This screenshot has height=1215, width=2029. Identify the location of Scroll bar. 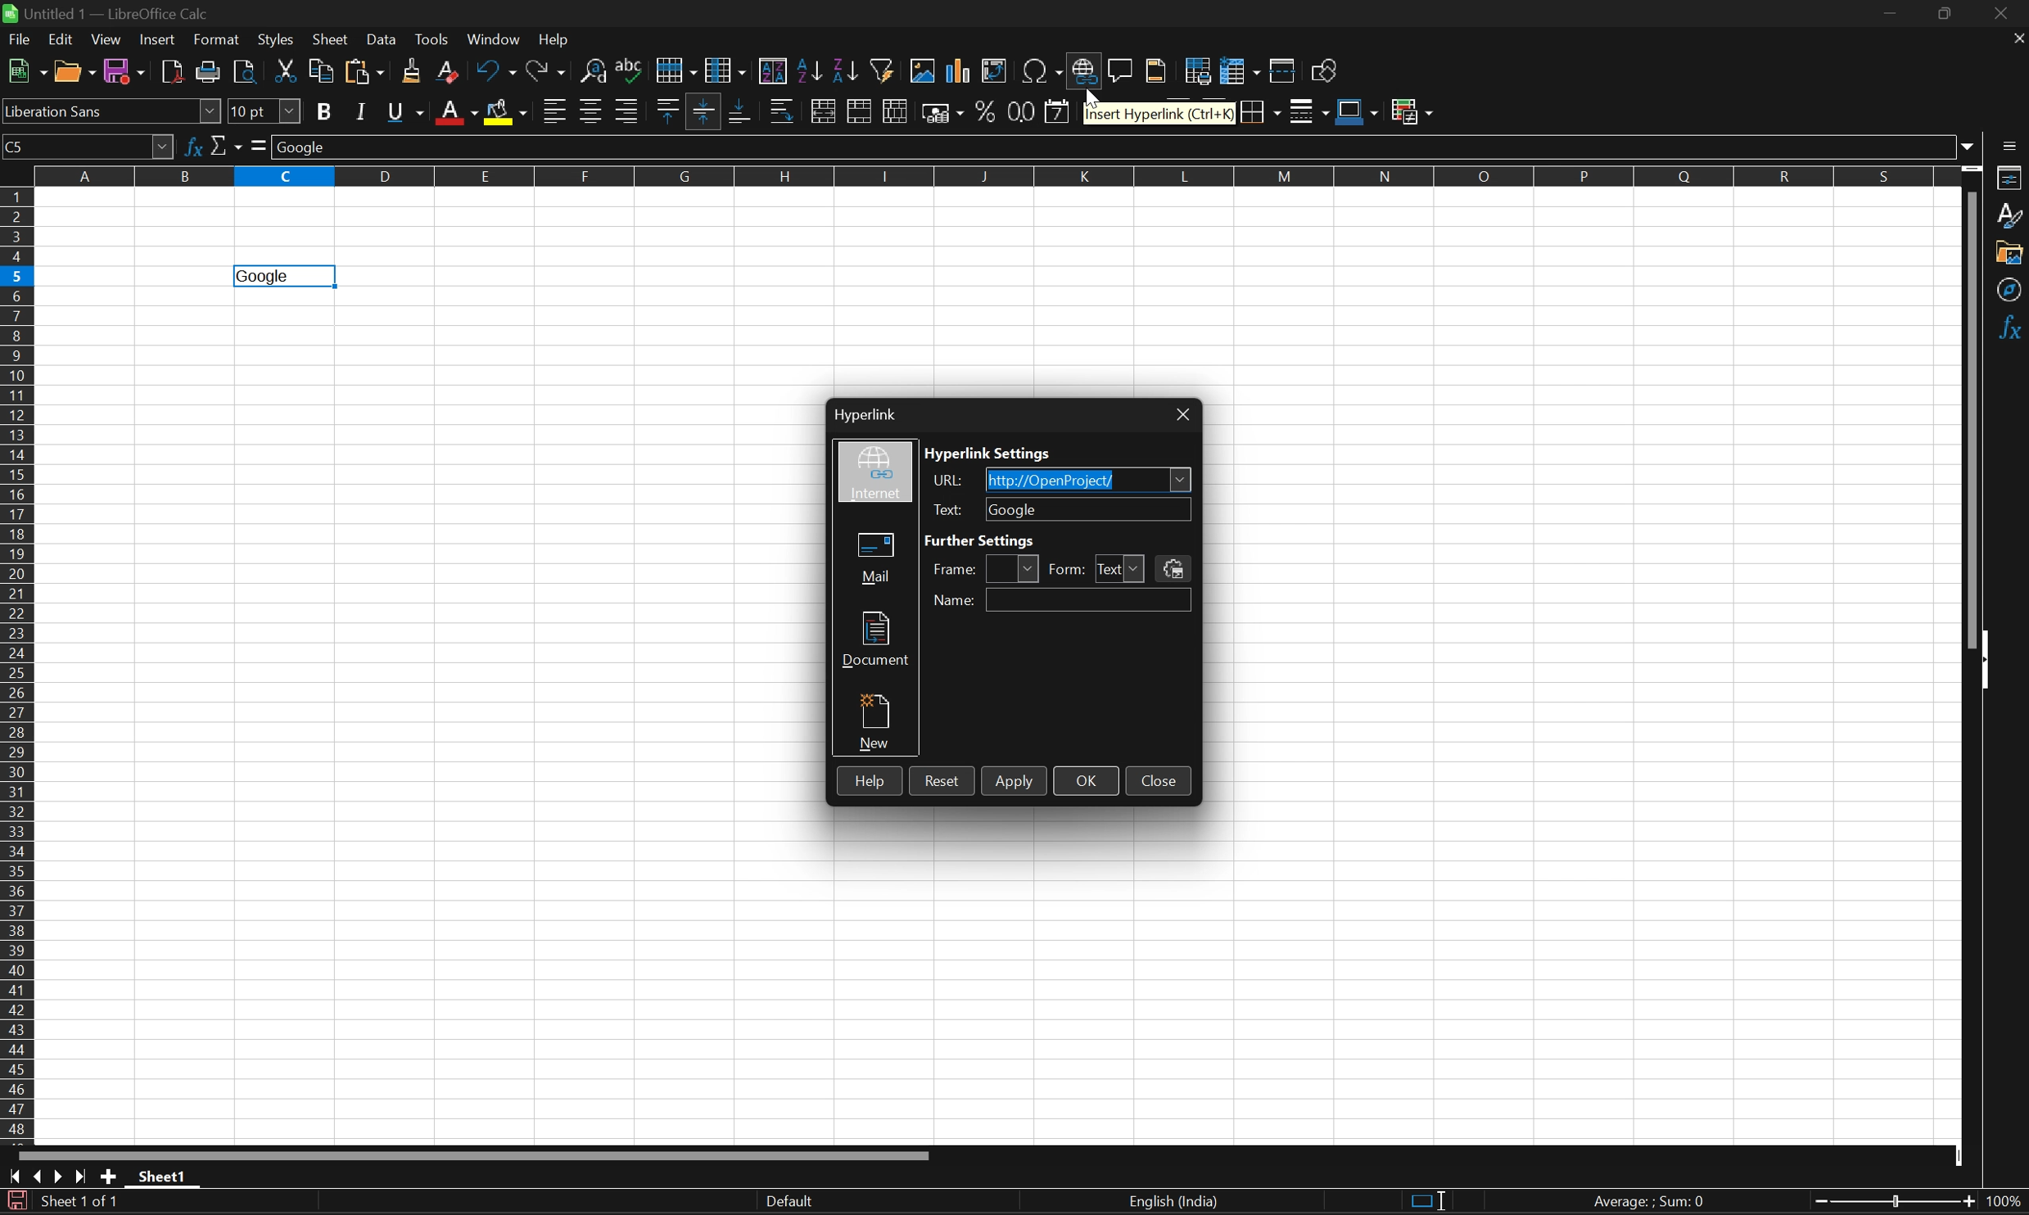
(475, 1155).